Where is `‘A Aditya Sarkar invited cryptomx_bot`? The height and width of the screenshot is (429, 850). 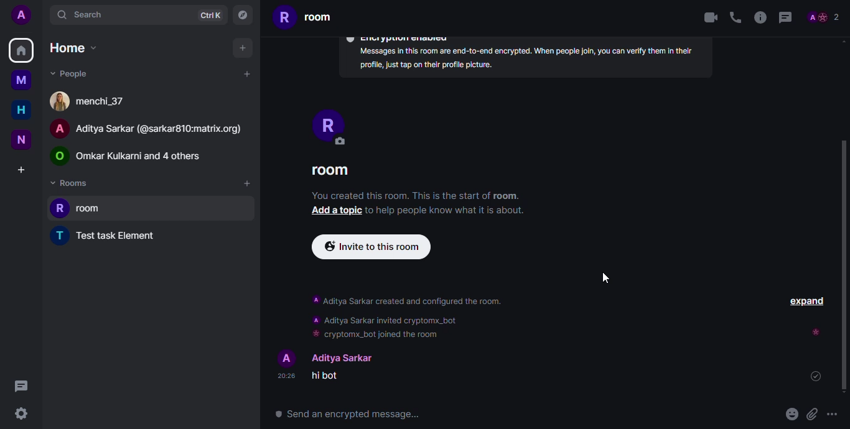 ‘A Aditya Sarkar invited cryptomx_bot is located at coordinates (387, 320).